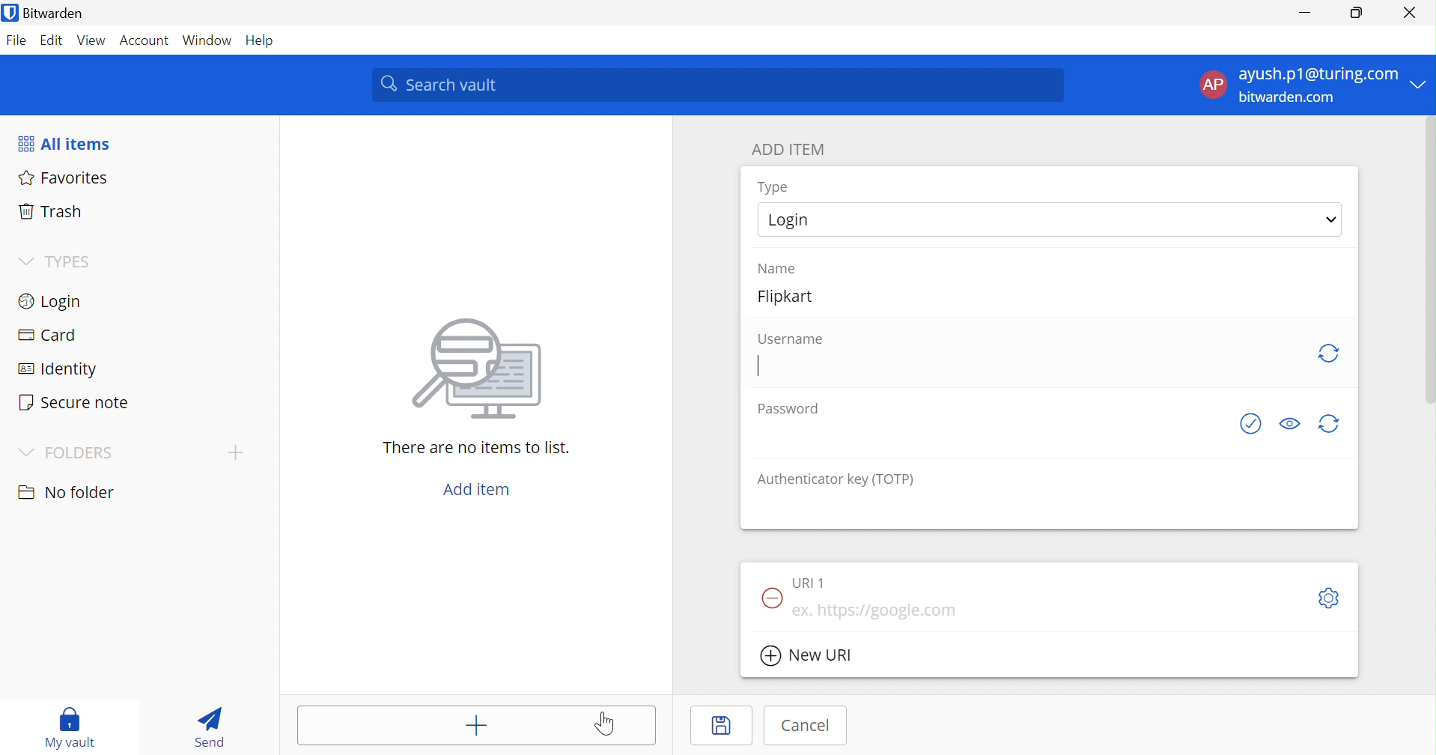 Image resolution: width=1436 pixels, height=755 pixels. I want to click on Flipkart, so click(795, 301).